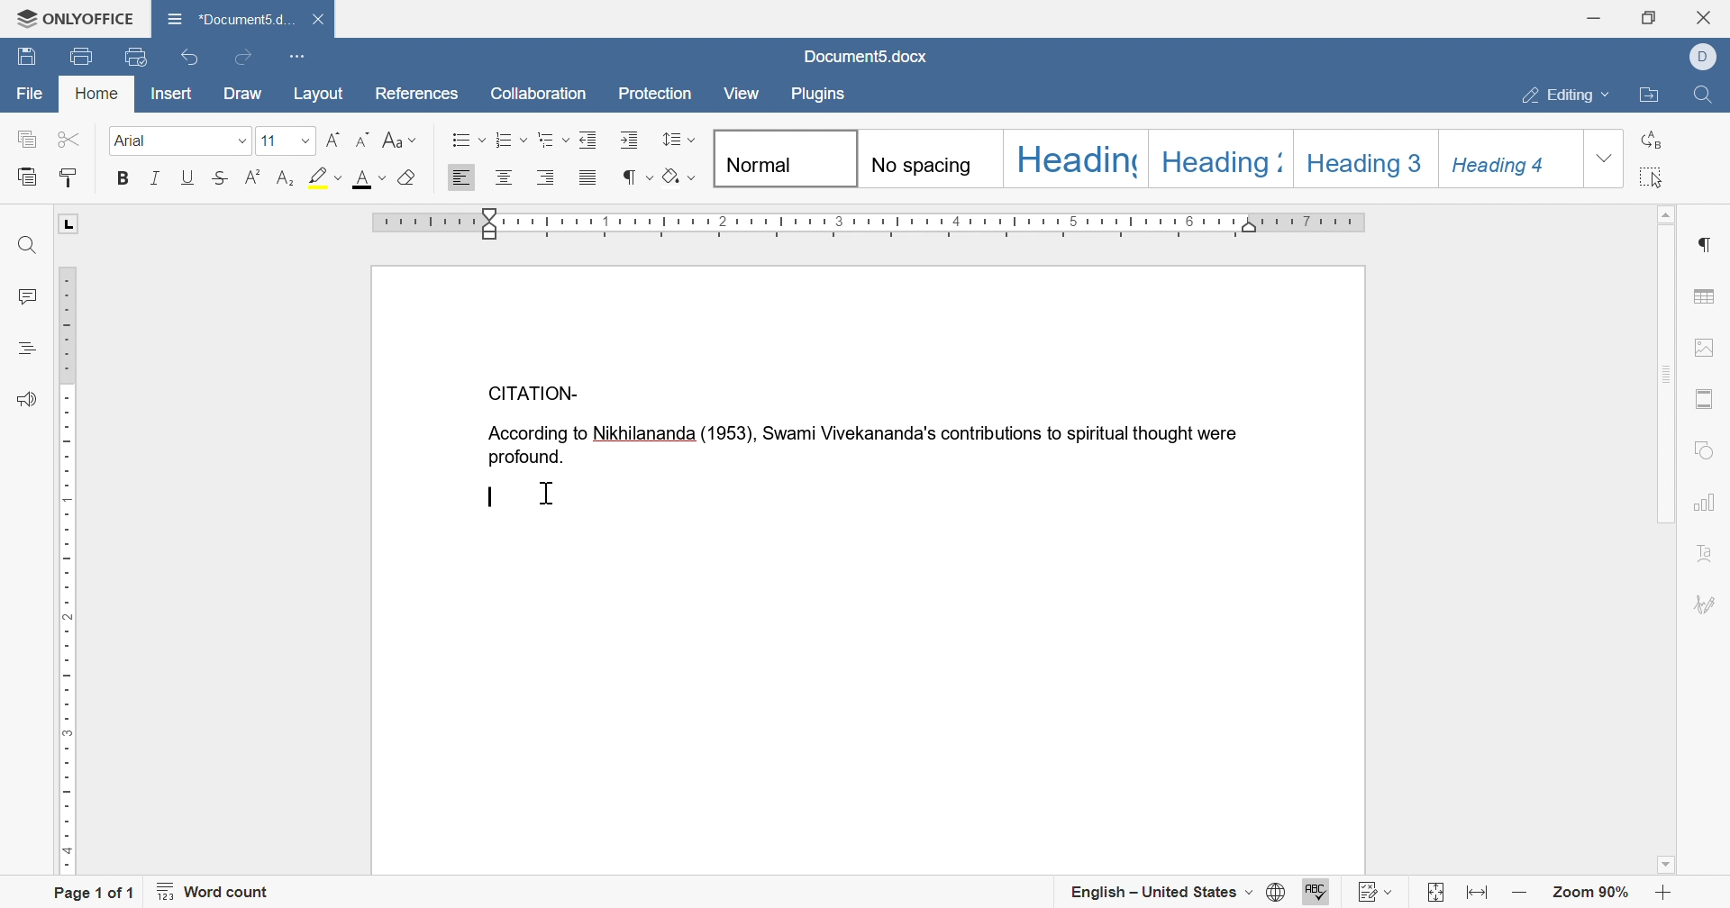 The image size is (1730, 908). What do you see at coordinates (534, 394) in the screenshot?
I see `CITATION` at bounding box center [534, 394].